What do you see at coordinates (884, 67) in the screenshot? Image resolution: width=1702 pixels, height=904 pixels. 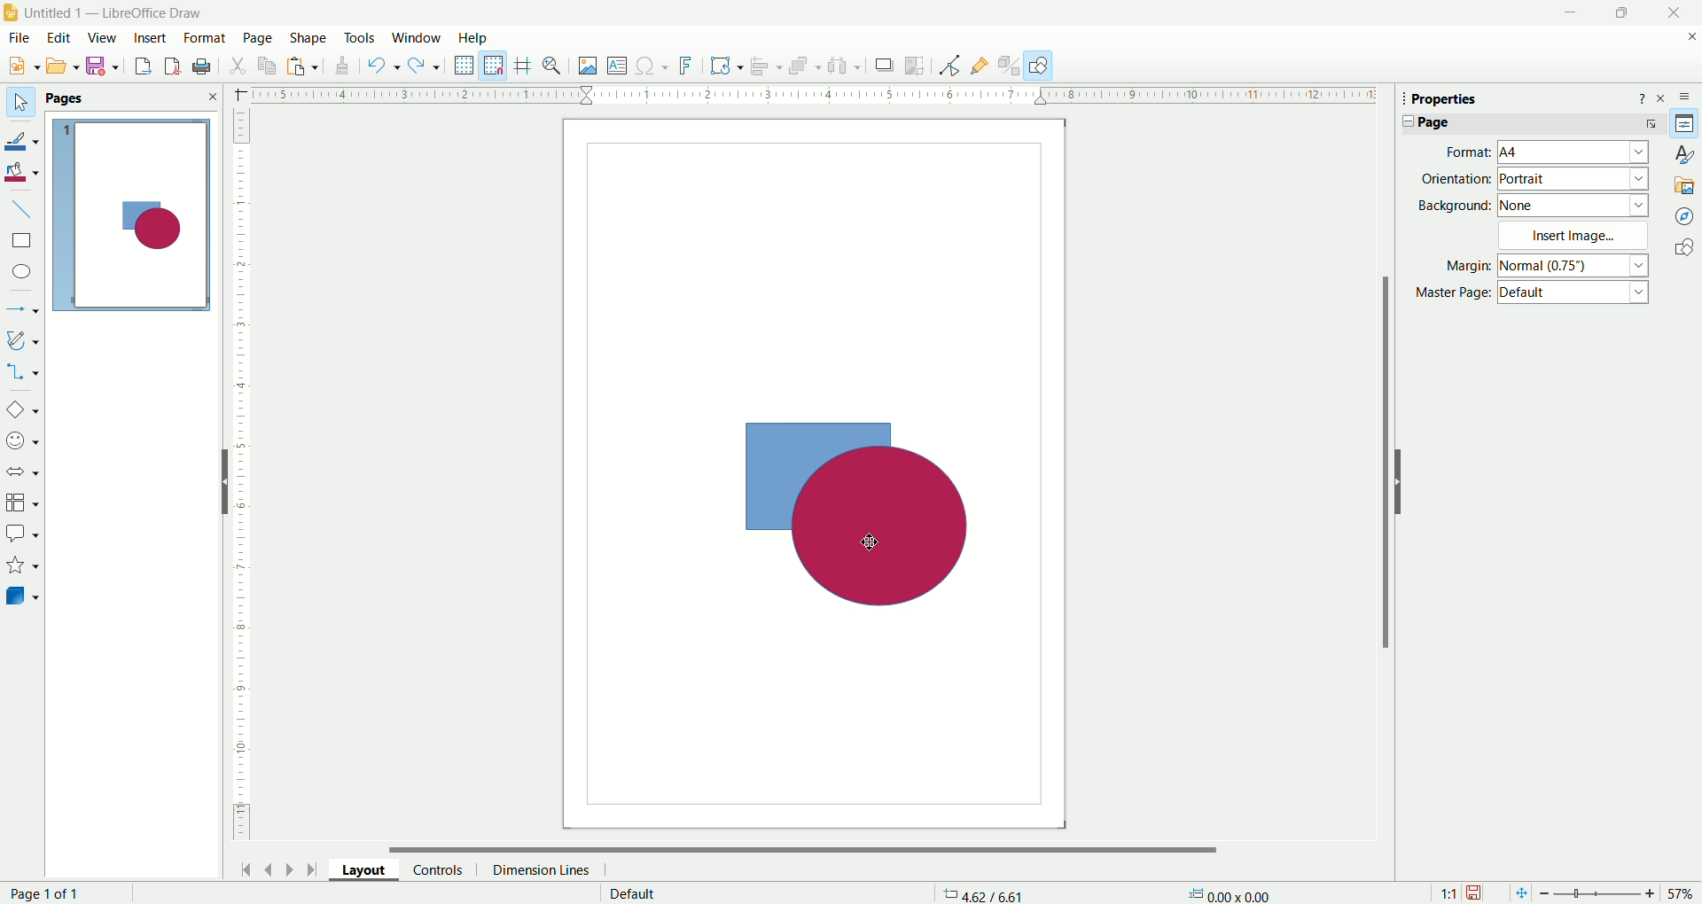 I see `shadow` at bounding box center [884, 67].